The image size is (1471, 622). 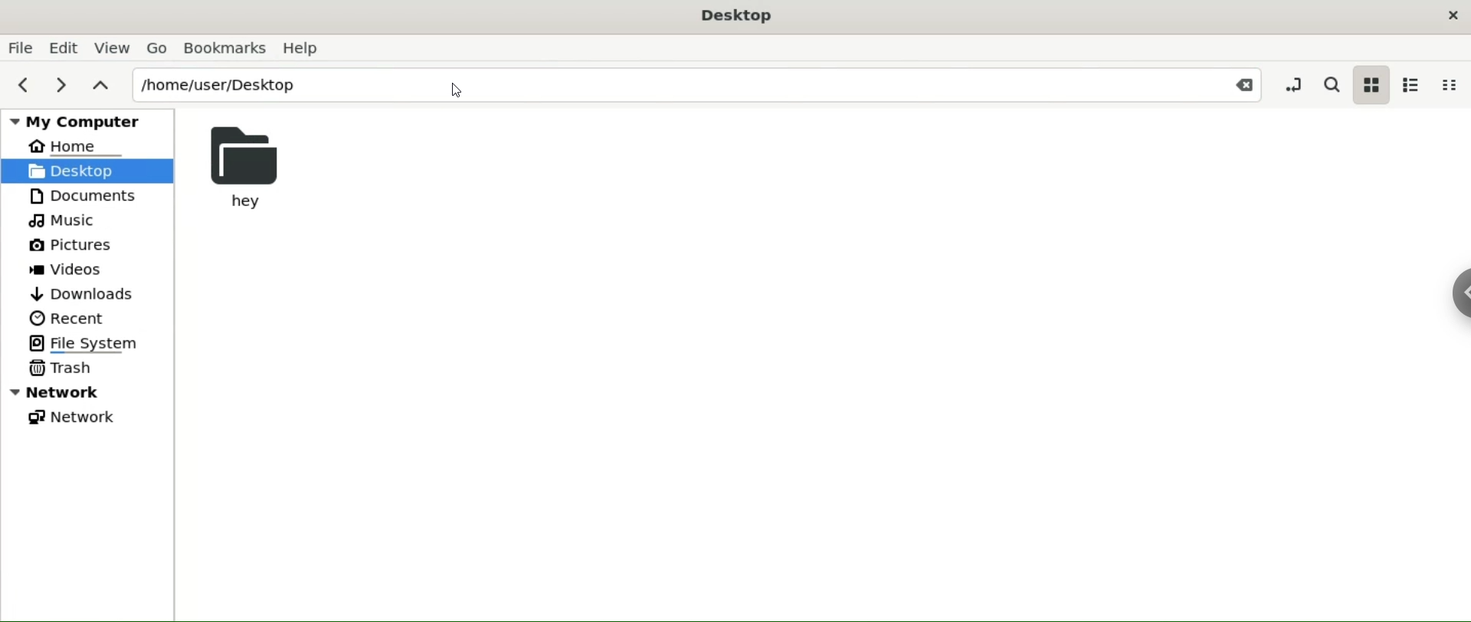 What do you see at coordinates (62, 49) in the screenshot?
I see `edit` at bounding box center [62, 49].